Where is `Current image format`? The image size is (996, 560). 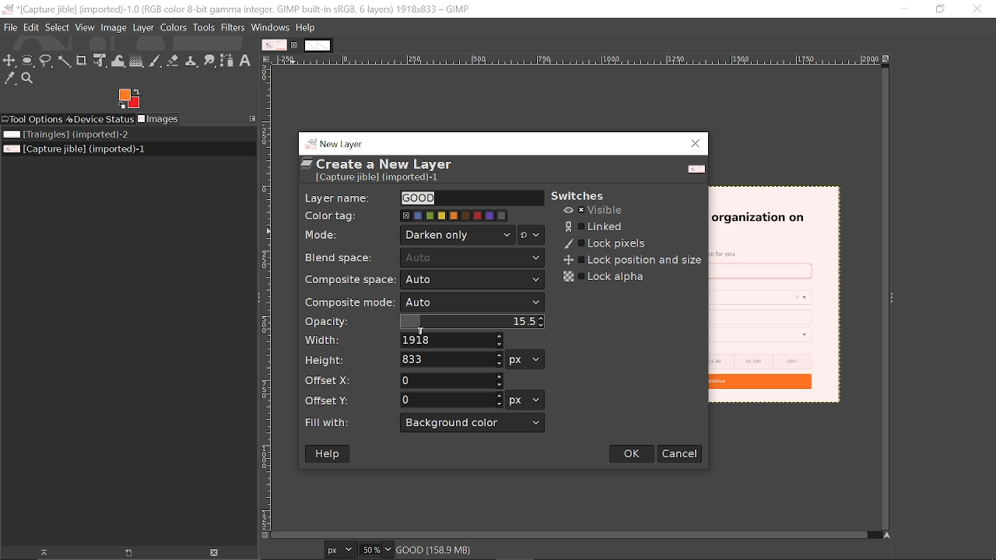 Current image format is located at coordinates (342, 551).